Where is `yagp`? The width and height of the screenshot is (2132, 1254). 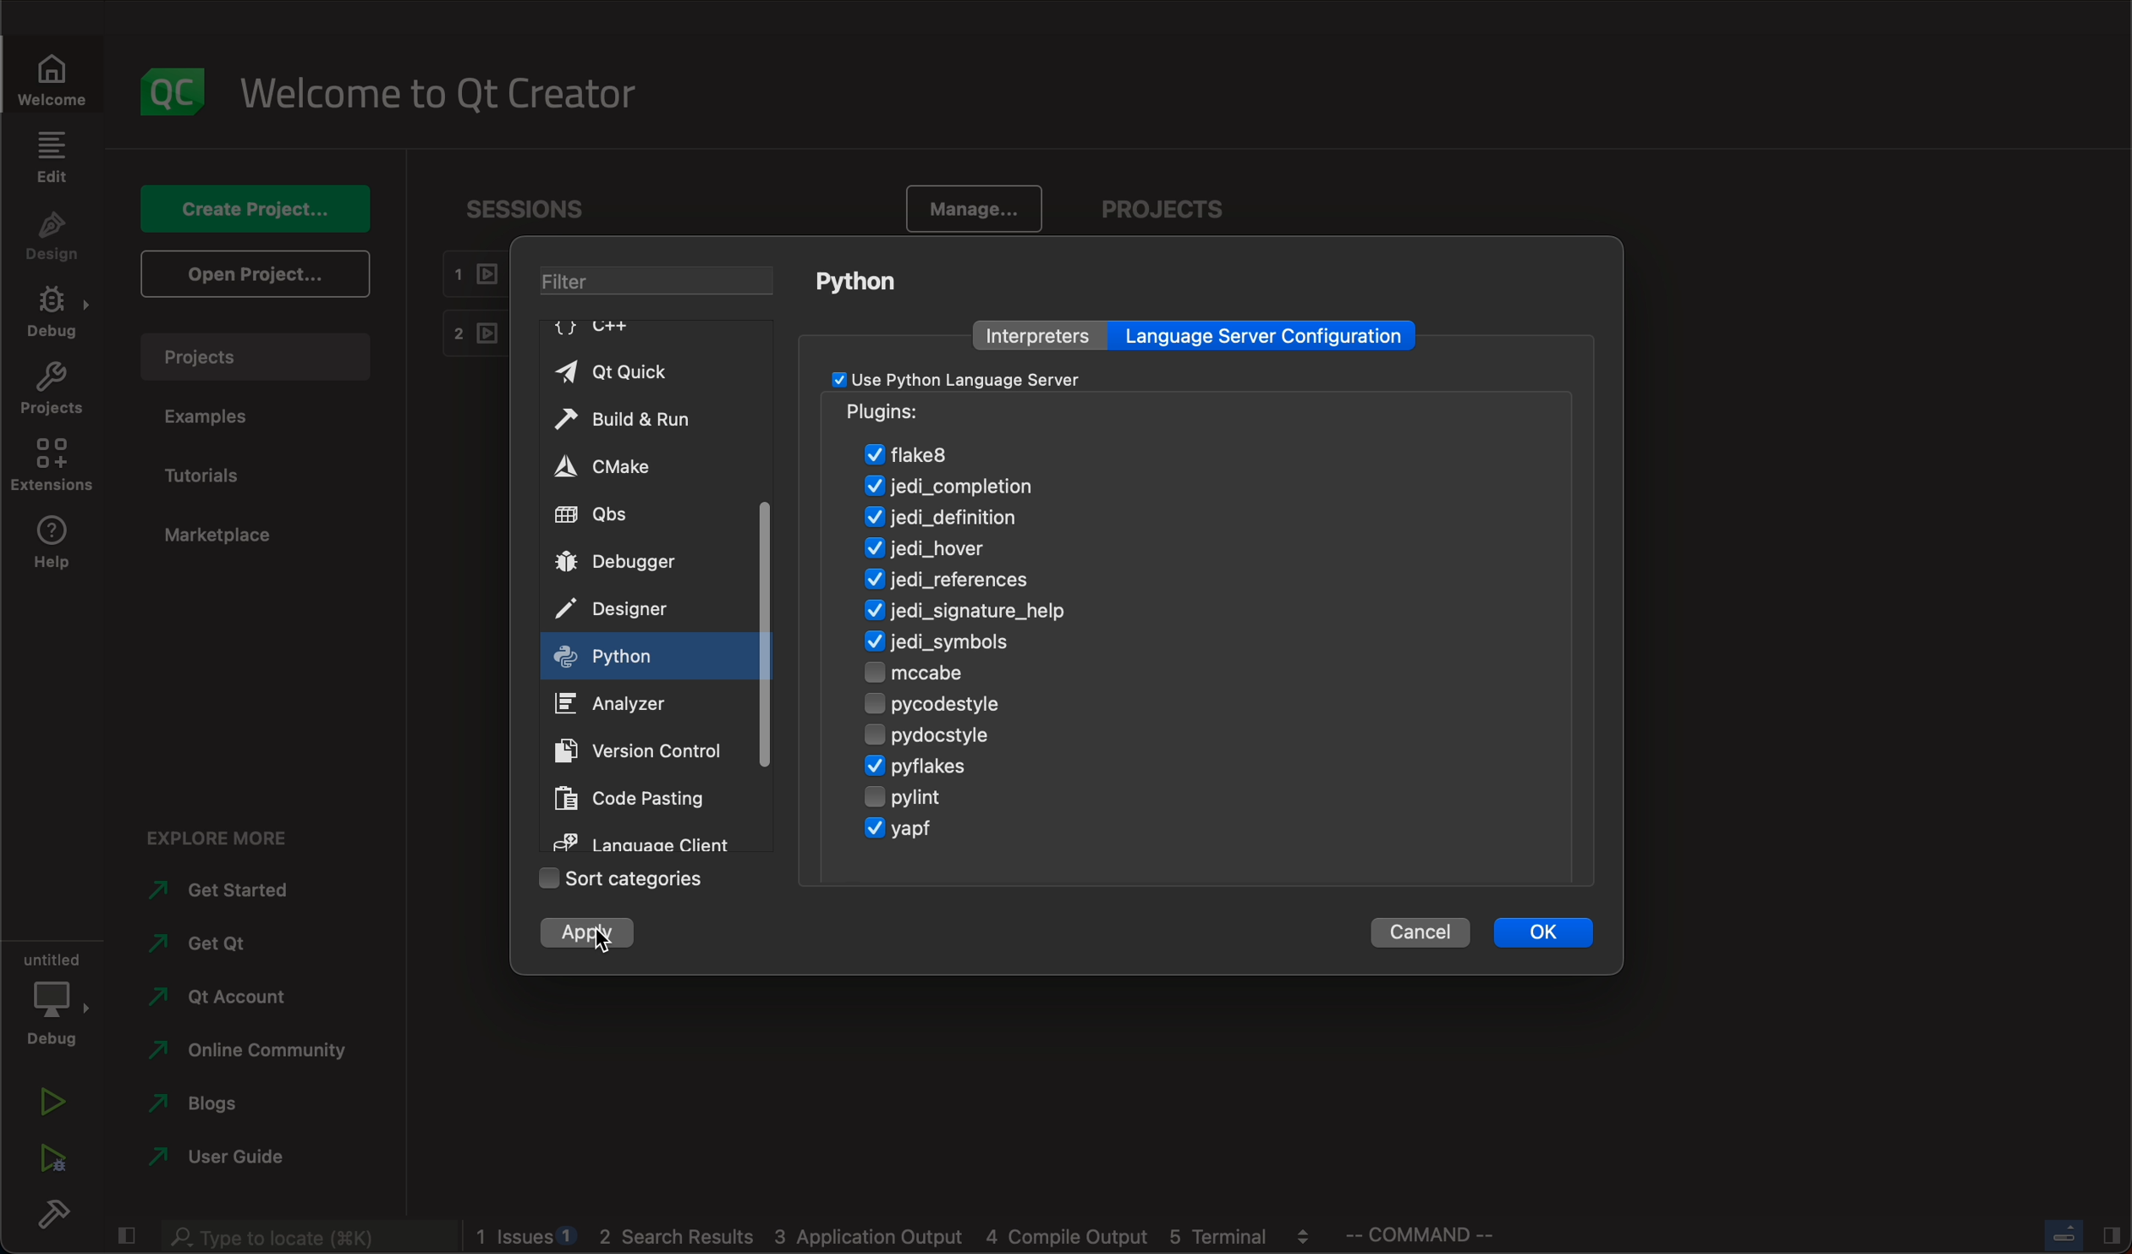
yagp is located at coordinates (910, 826).